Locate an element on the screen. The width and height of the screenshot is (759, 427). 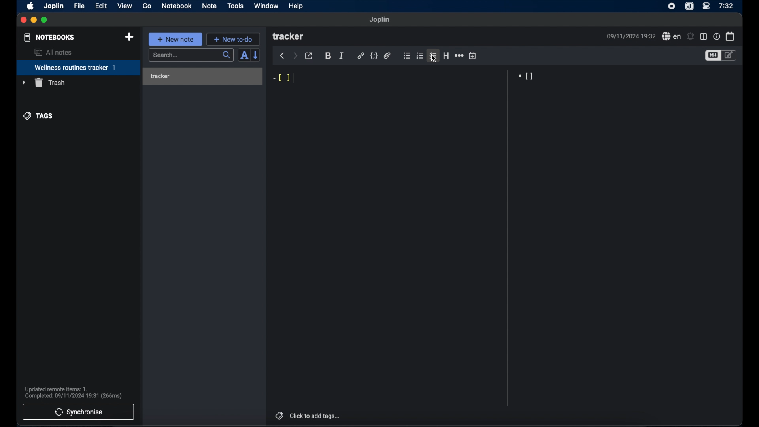
search... is located at coordinates (192, 55).